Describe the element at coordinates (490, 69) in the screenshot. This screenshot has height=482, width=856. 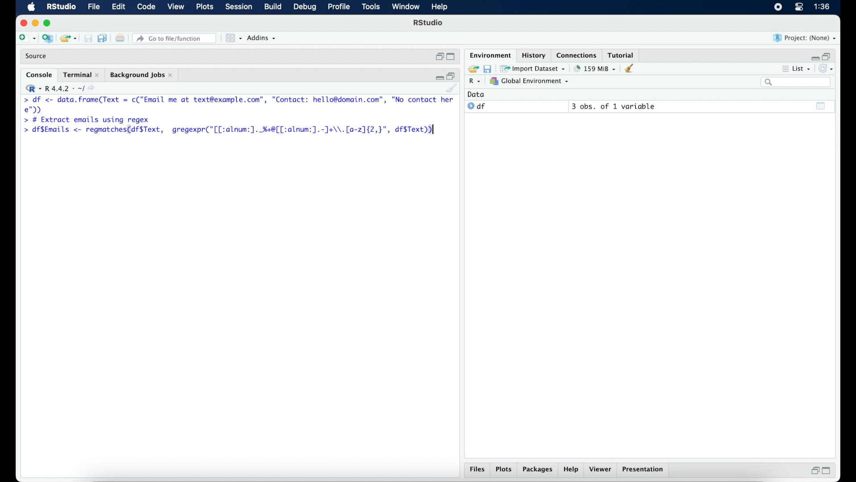
I see `save` at that location.